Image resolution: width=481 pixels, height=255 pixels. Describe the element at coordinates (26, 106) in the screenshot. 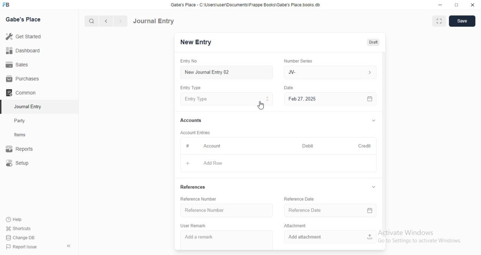

I see `Journal Entry` at that location.